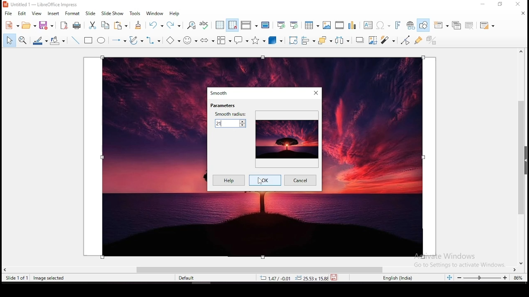  Describe the element at coordinates (265, 25) in the screenshot. I see `master slide` at that location.